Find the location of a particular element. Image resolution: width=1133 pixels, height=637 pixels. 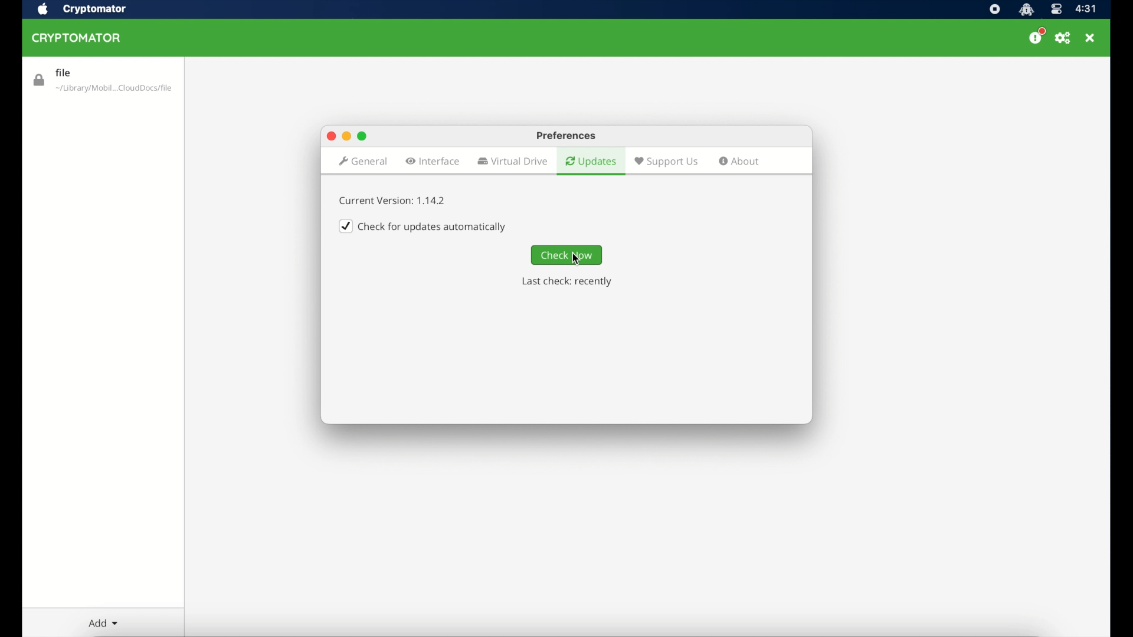

preferences is located at coordinates (1063, 38).